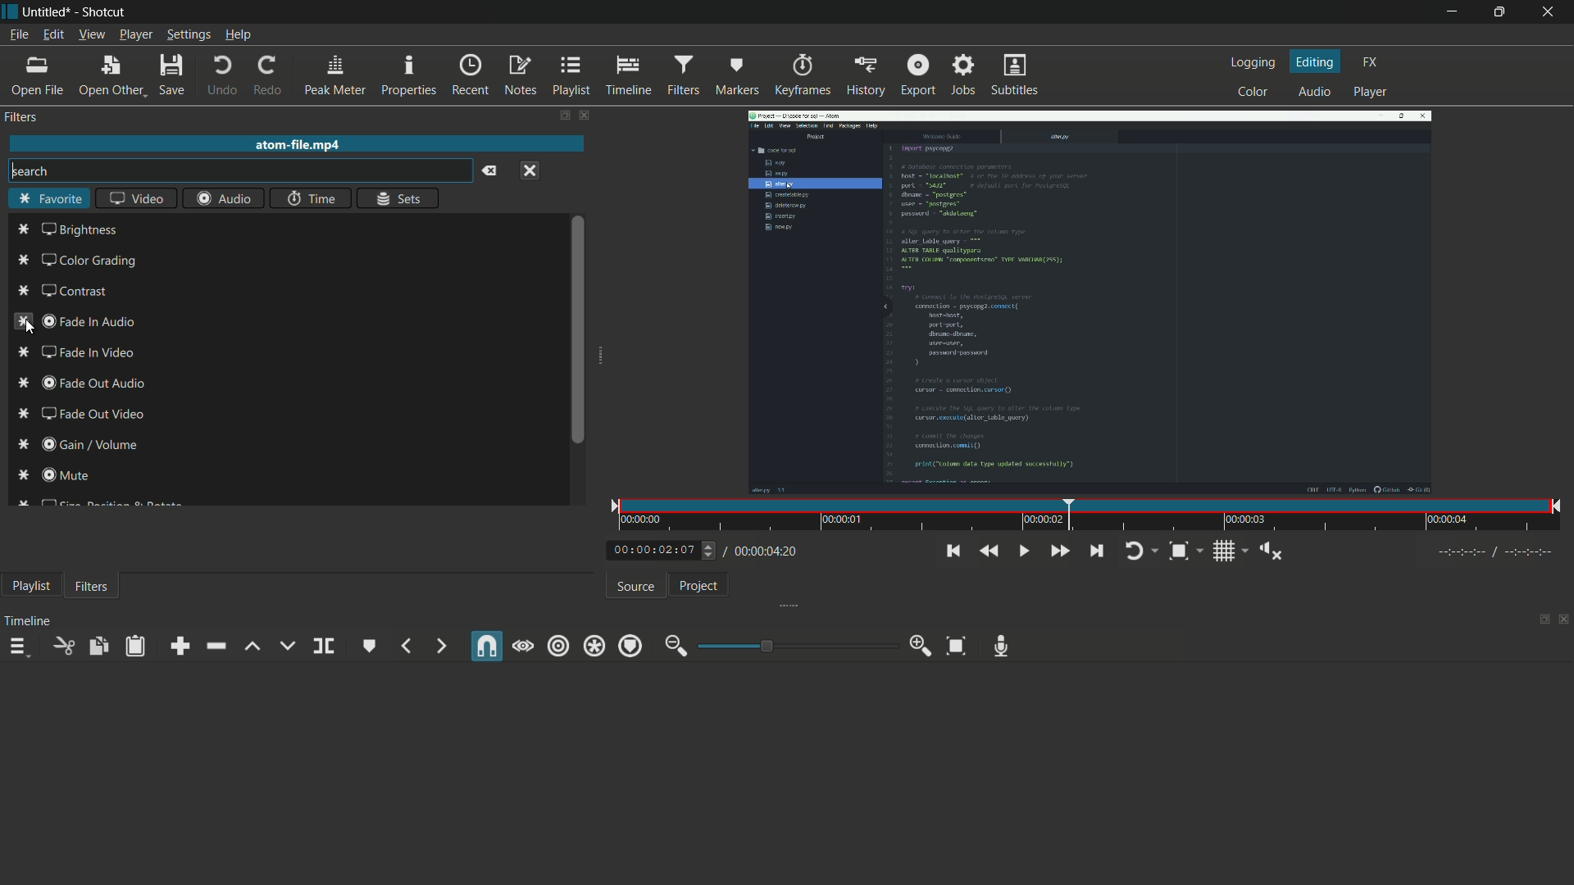  What do you see at coordinates (699, 586) in the screenshot?
I see `project` at bounding box center [699, 586].